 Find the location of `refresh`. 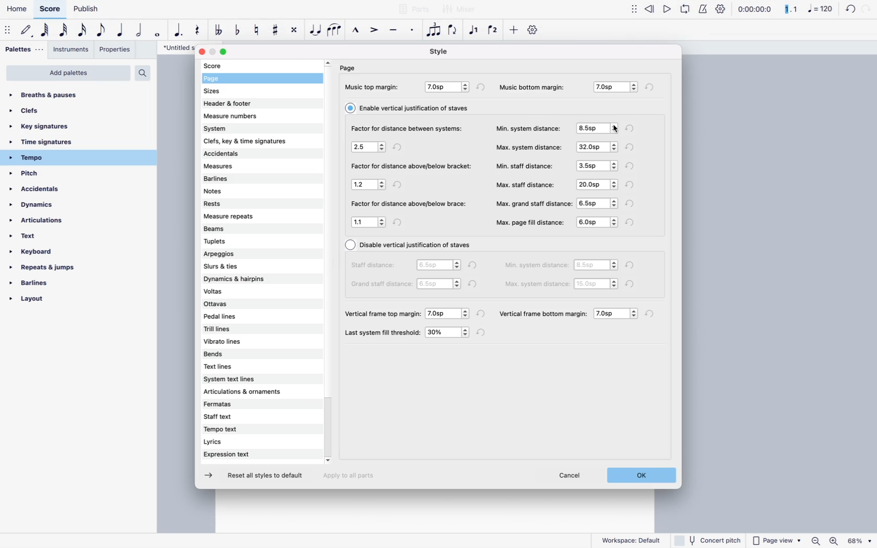

refresh is located at coordinates (632, 166).